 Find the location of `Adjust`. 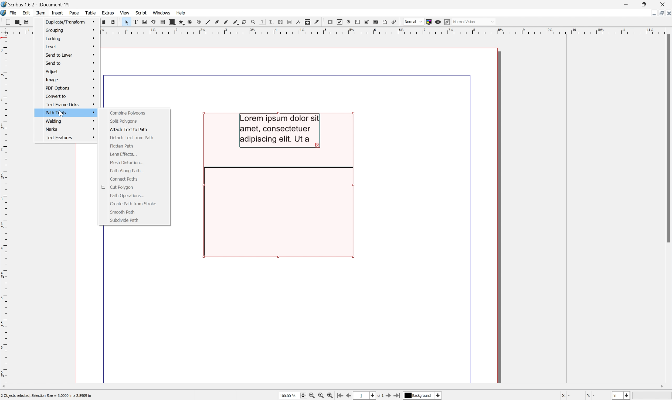

Adjust is located at coordinates (70, 71).